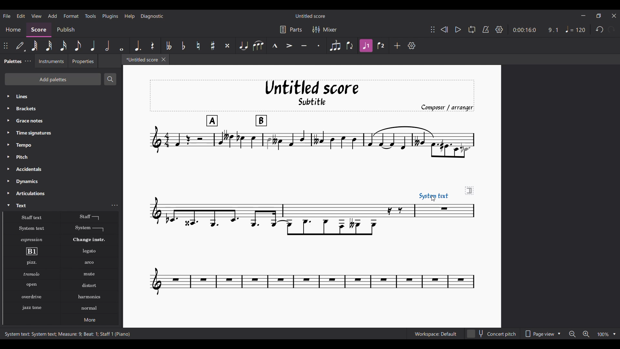 This screenshot has width=620, height=349. I want to click on File menu, so click(7, 16).